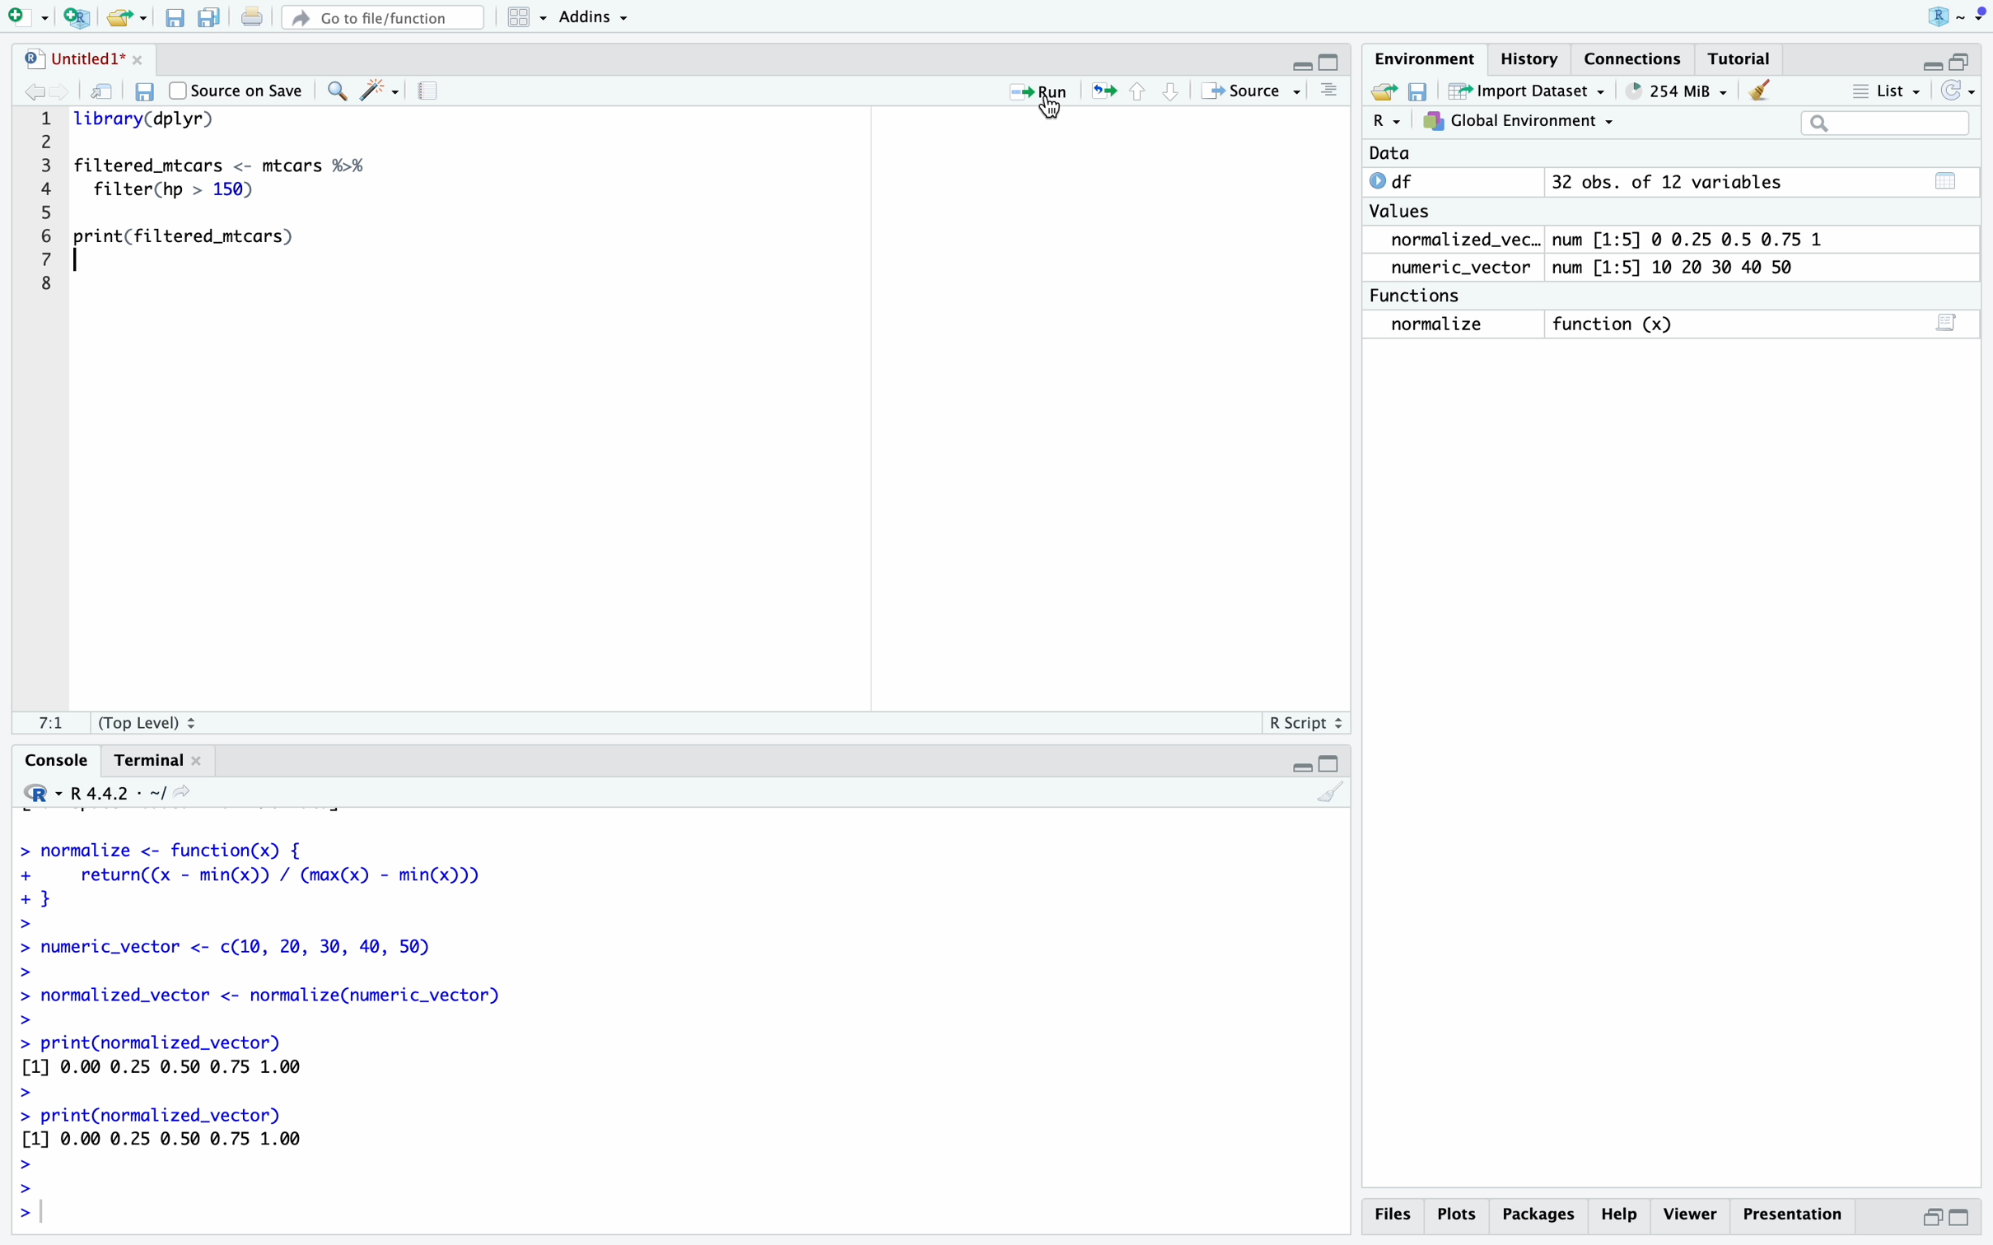  Describe the element at coordinates (380, 91) in the screenshot. I see `tools` at that location.